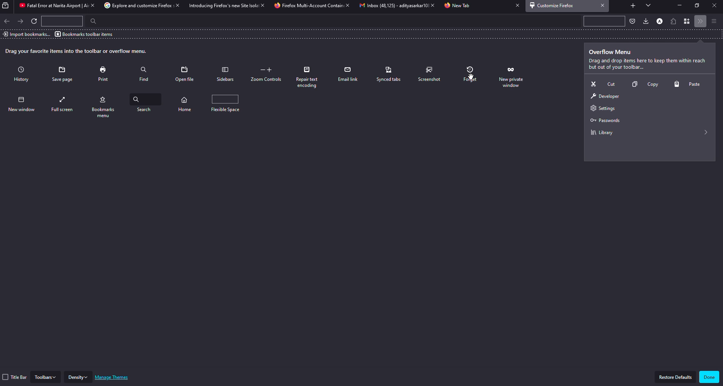 The image size is (723, 386). I want to click on add, so click(632, 5).